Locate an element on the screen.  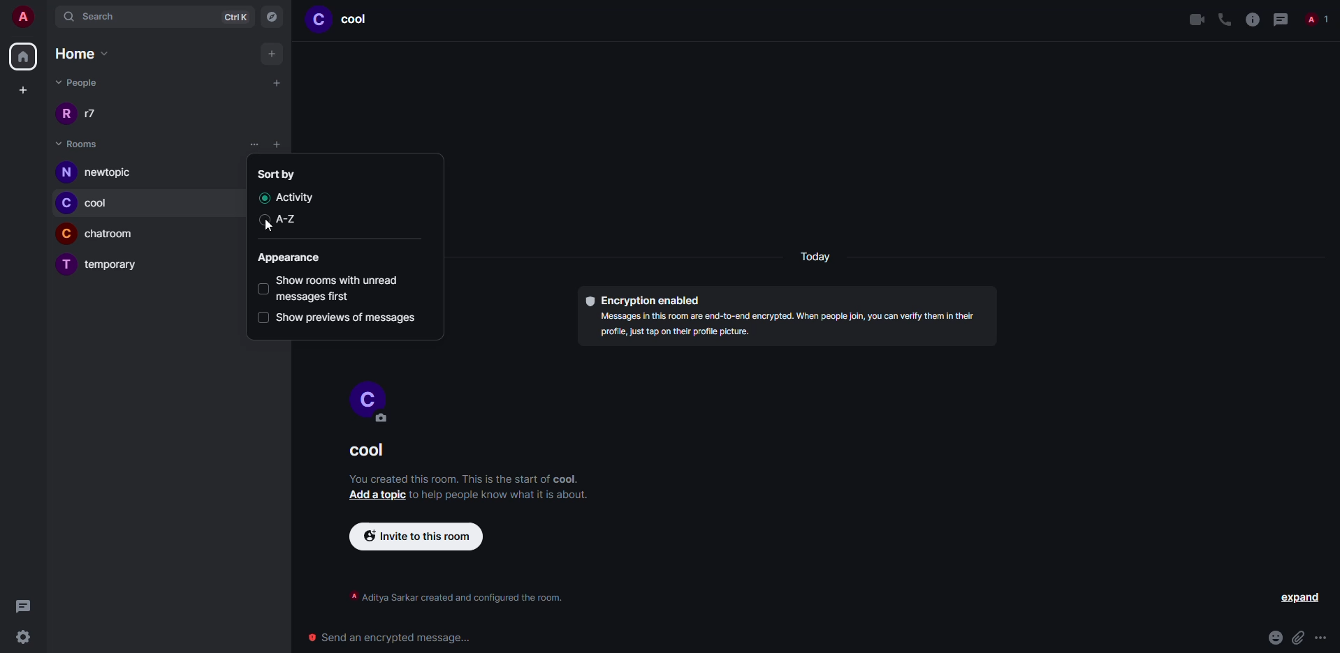
room is located at coordinates (108, 231).